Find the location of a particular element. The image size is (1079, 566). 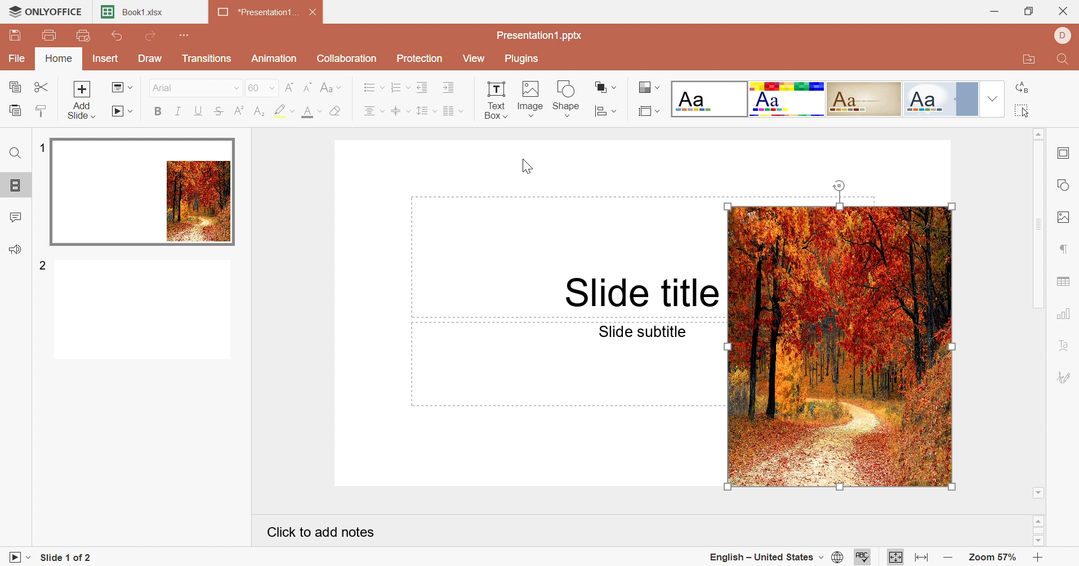

Line spacing is located at coordinates (422, 113).